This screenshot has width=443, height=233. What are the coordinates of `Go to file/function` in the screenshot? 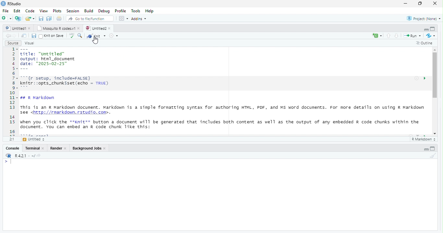 It's located at (90, 18).